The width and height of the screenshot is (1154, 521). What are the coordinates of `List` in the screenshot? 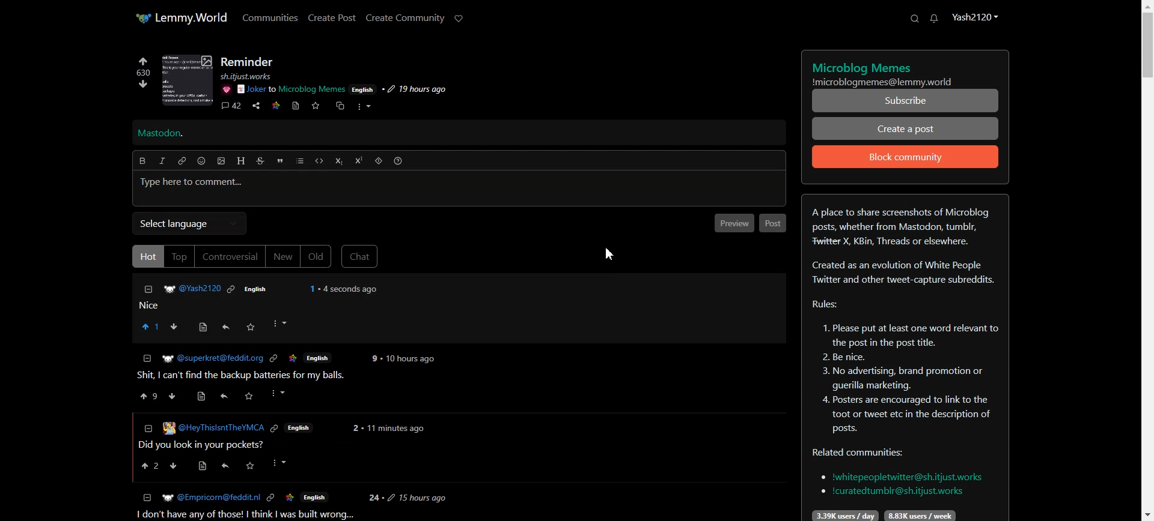 It's located at (300, 161).